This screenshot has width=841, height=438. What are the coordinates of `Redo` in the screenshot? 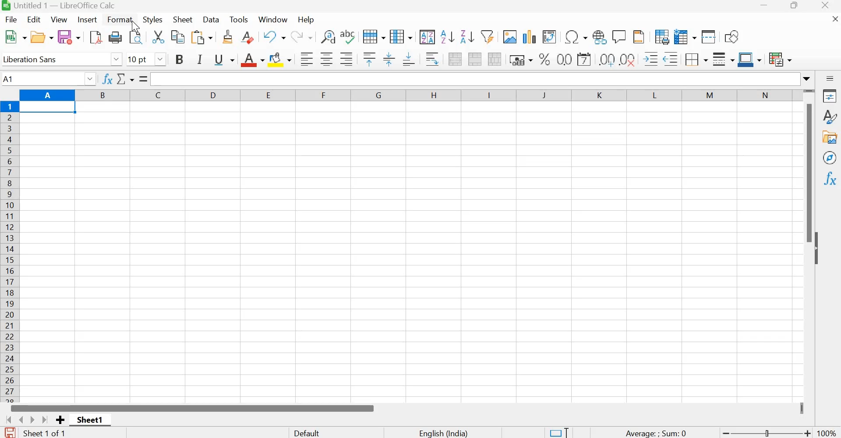 It's located at (304, 37).